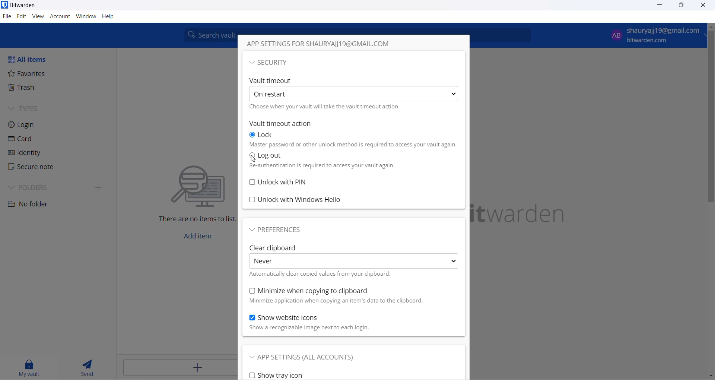 The height and width of the screenshot is (380, 715). I want to click on lock options, so click(265, 135).